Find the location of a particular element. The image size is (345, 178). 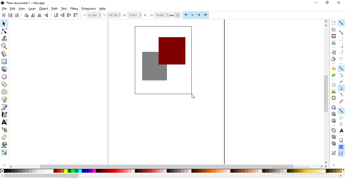

cut is located at coordinates (333, 92).